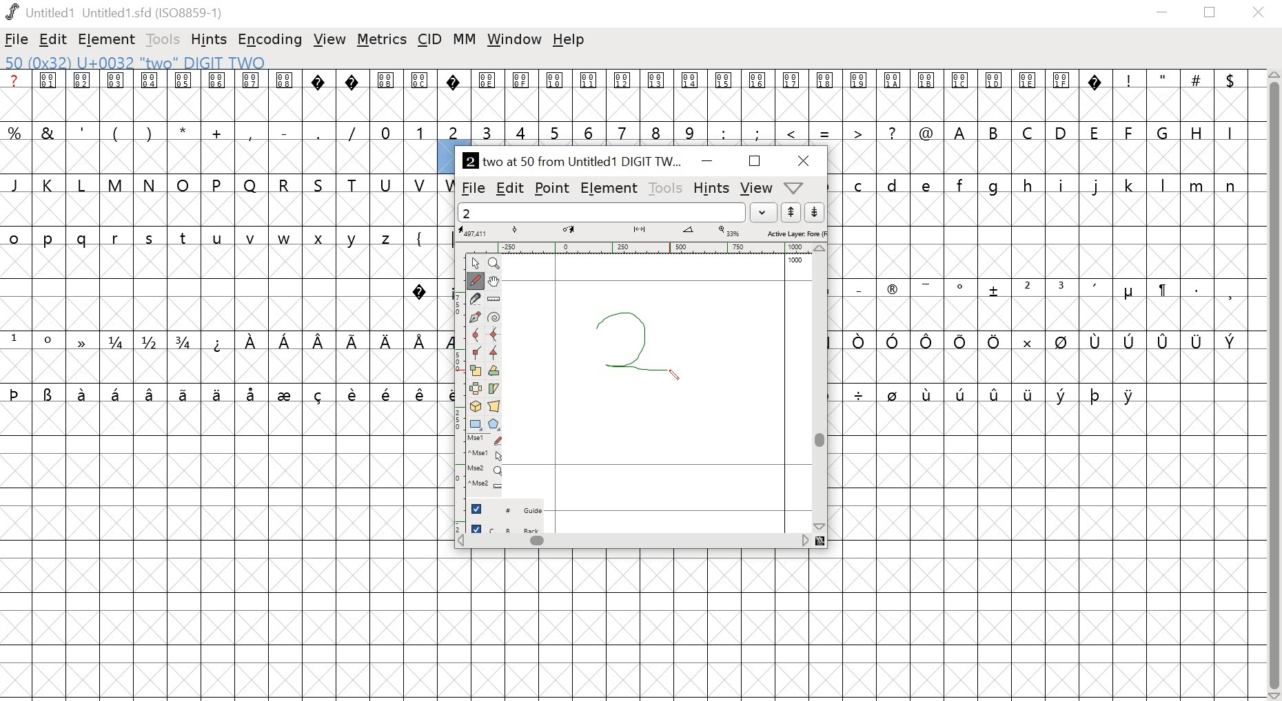 This screenshot has width=1282, height=701. I want to click on zoom, so click(496, 264).